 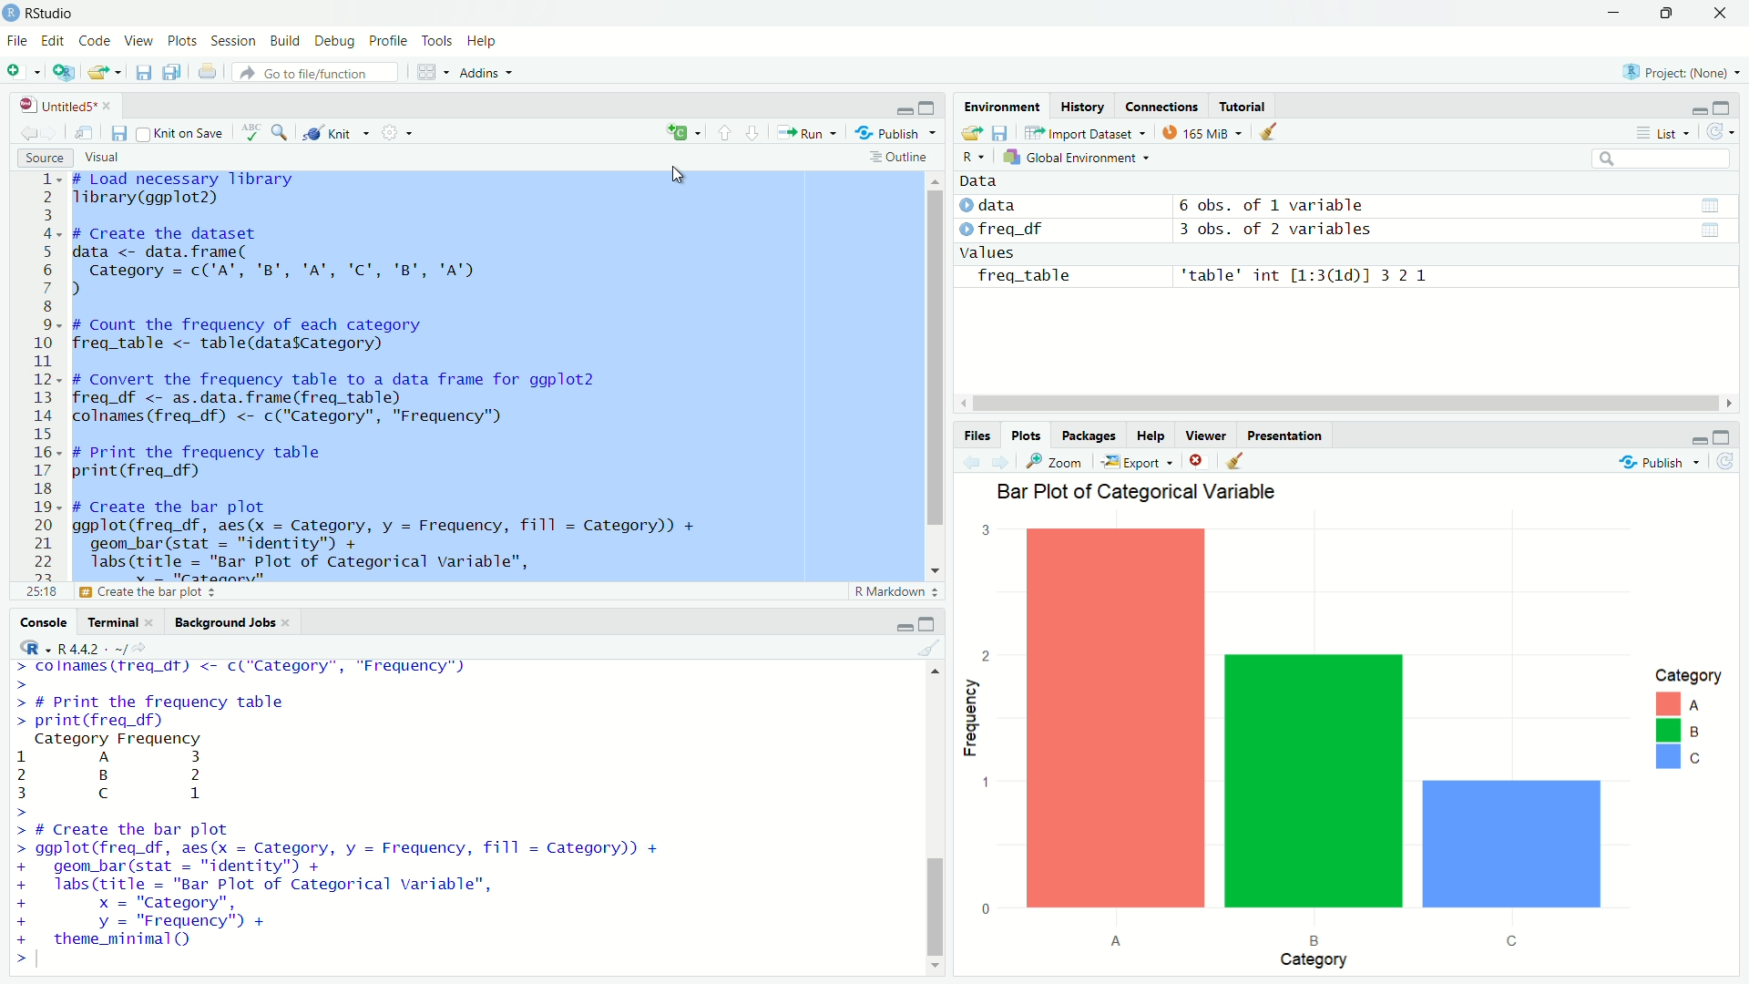 What do you see at coordinates (1198, 460) in the screenshot?
I see `clear current plot` at bounding box center [1198, 460].